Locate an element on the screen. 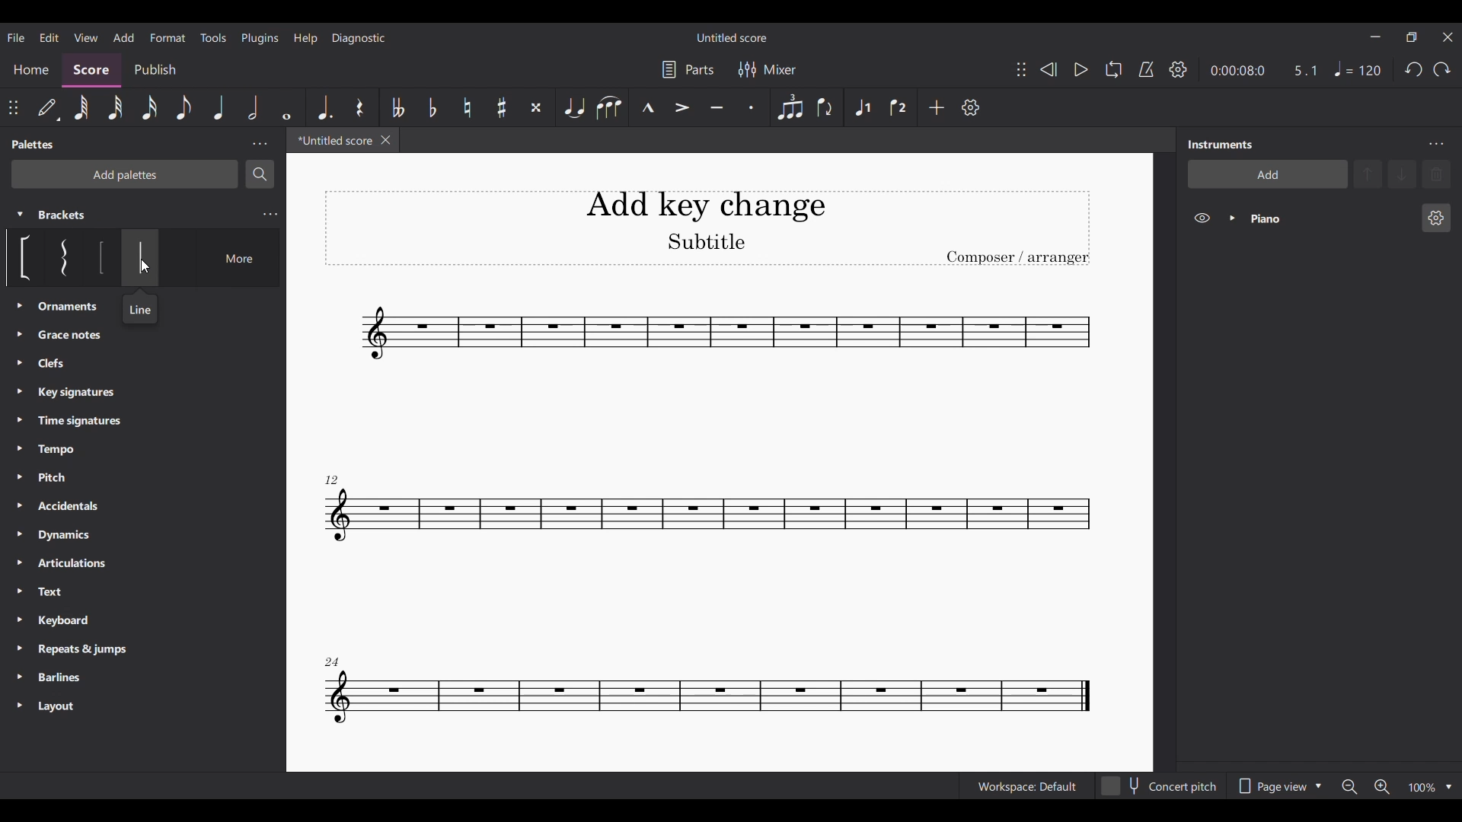 Image resolution: width=1462 pixels, height=822 pixels. Marcato is located at coordinates (648, 108).